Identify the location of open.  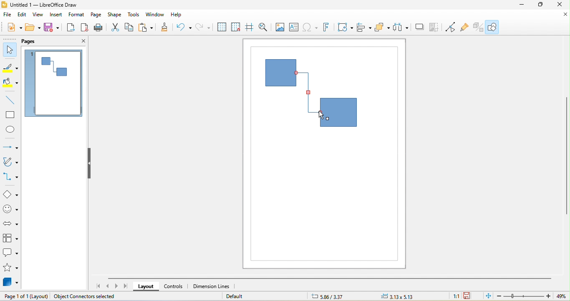
(33, 28).